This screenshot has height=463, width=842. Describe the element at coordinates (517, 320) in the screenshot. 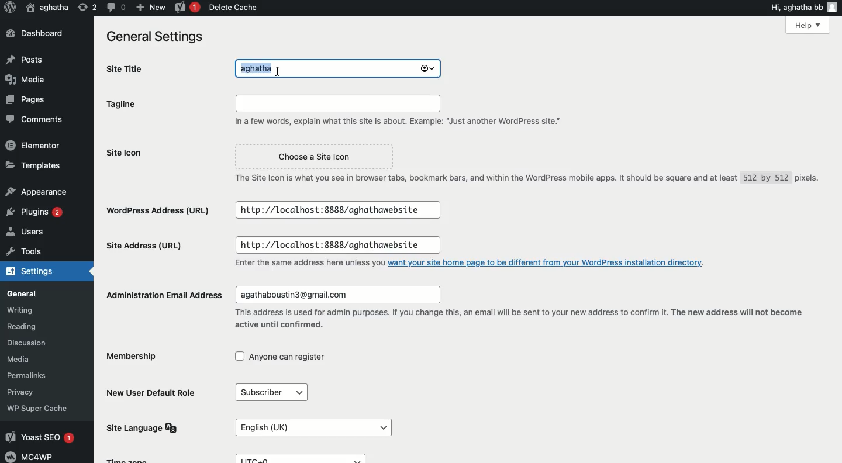

I see `This address is used for admin purposes. If you change this, an email will be sent to your new address to confirm it. The new address will not become
active until confirmed.` at that location.